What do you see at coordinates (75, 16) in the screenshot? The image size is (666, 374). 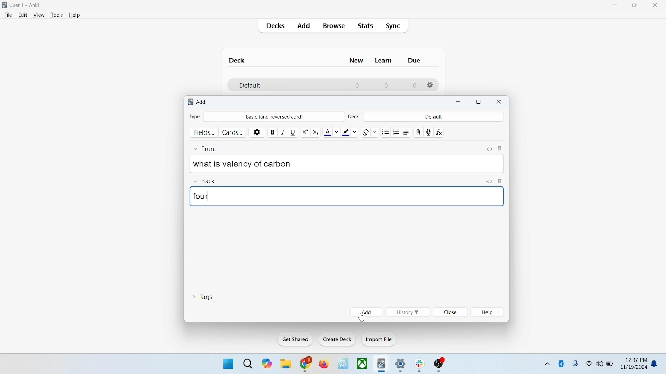 I see `help` at bounding box center [75, 16].